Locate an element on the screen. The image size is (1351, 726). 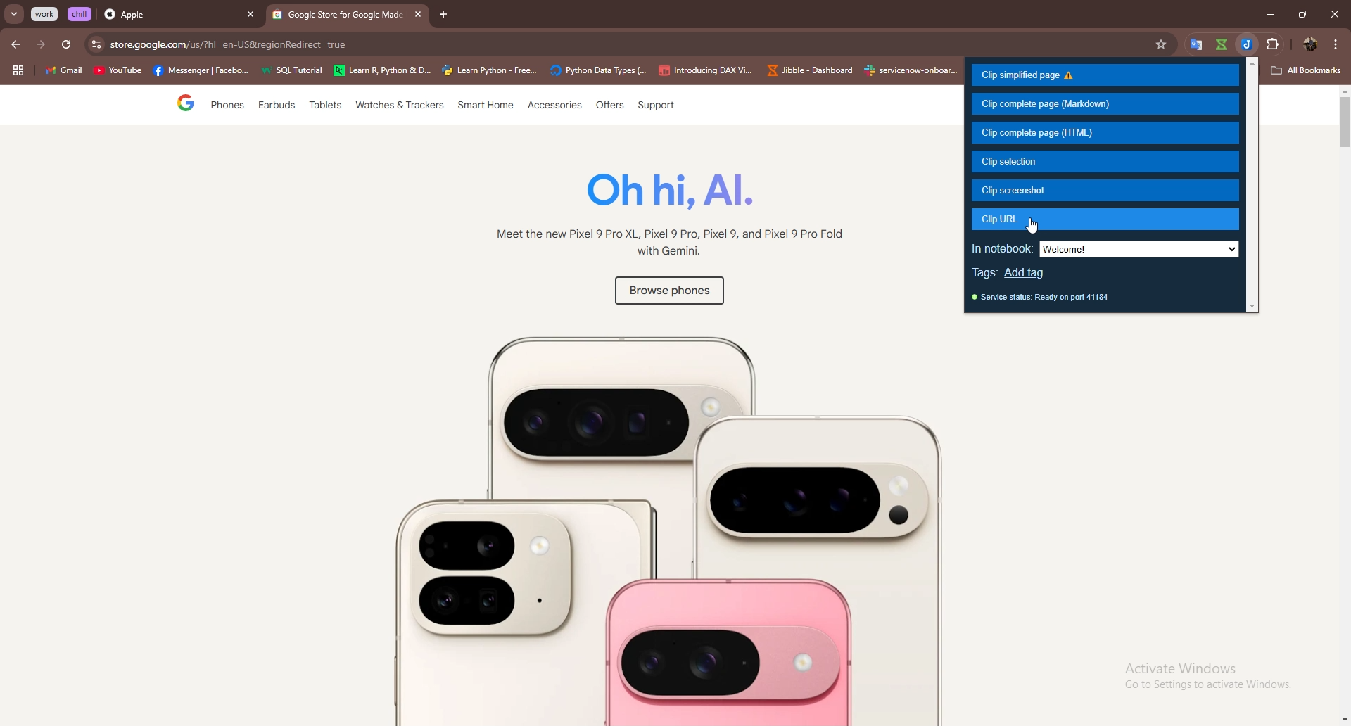
Offers is located at coordinates (609, 106).